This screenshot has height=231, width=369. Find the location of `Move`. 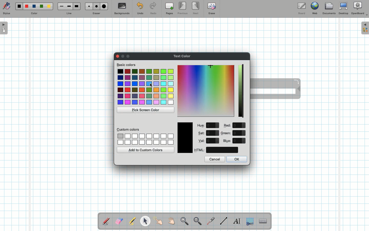

Move is located at coordinates (298, 89).